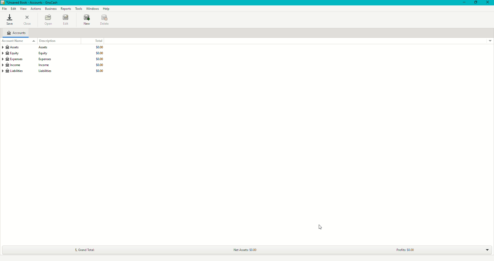 This screenshot has width=494, height=261. I want to click on Cursor, so click(321, 228).